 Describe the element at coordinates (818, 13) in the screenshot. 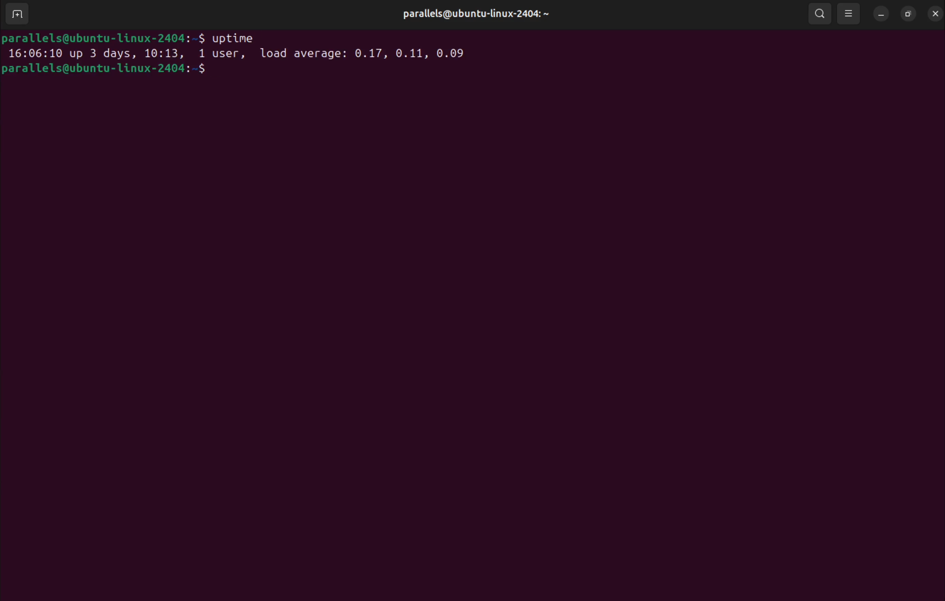

I see `search` at that location.